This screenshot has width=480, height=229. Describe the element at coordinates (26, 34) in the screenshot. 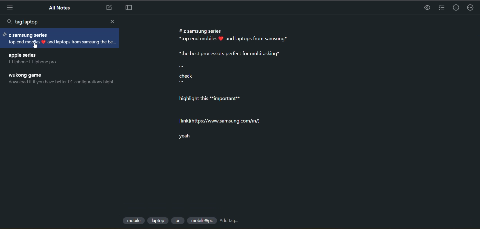

I see `z samsung series` at that location.